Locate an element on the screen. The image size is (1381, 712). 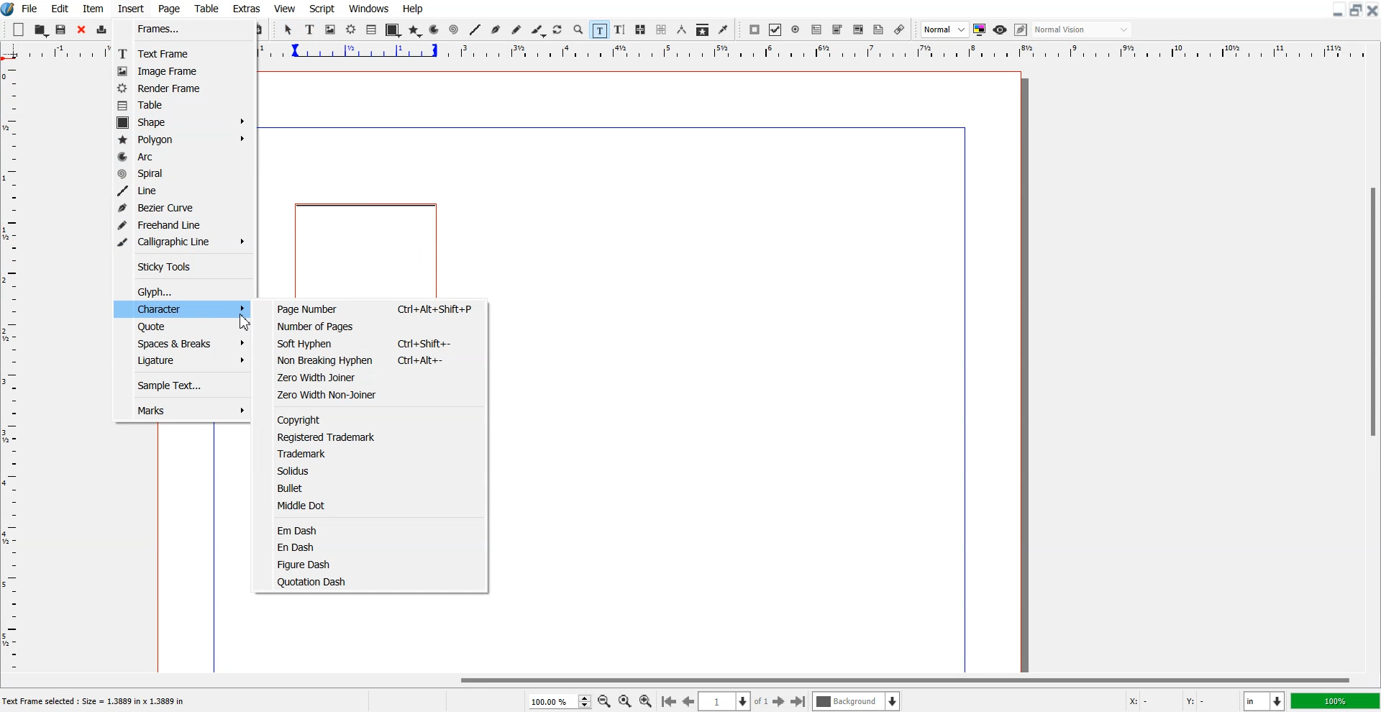
Script is located at coordinates (322, 8).